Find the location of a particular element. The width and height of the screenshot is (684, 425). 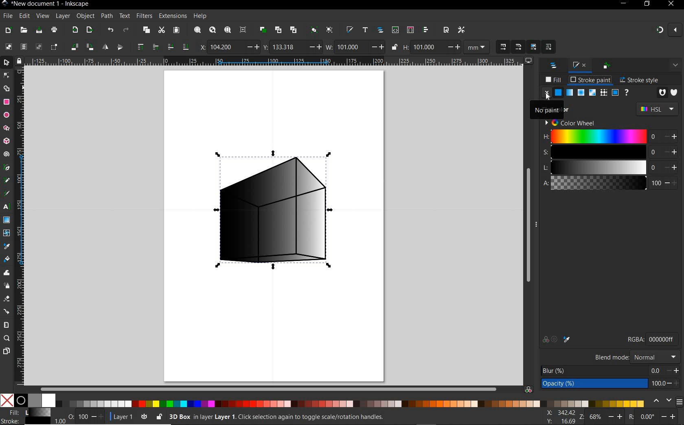

cursor is located at coordinates (547, 98).